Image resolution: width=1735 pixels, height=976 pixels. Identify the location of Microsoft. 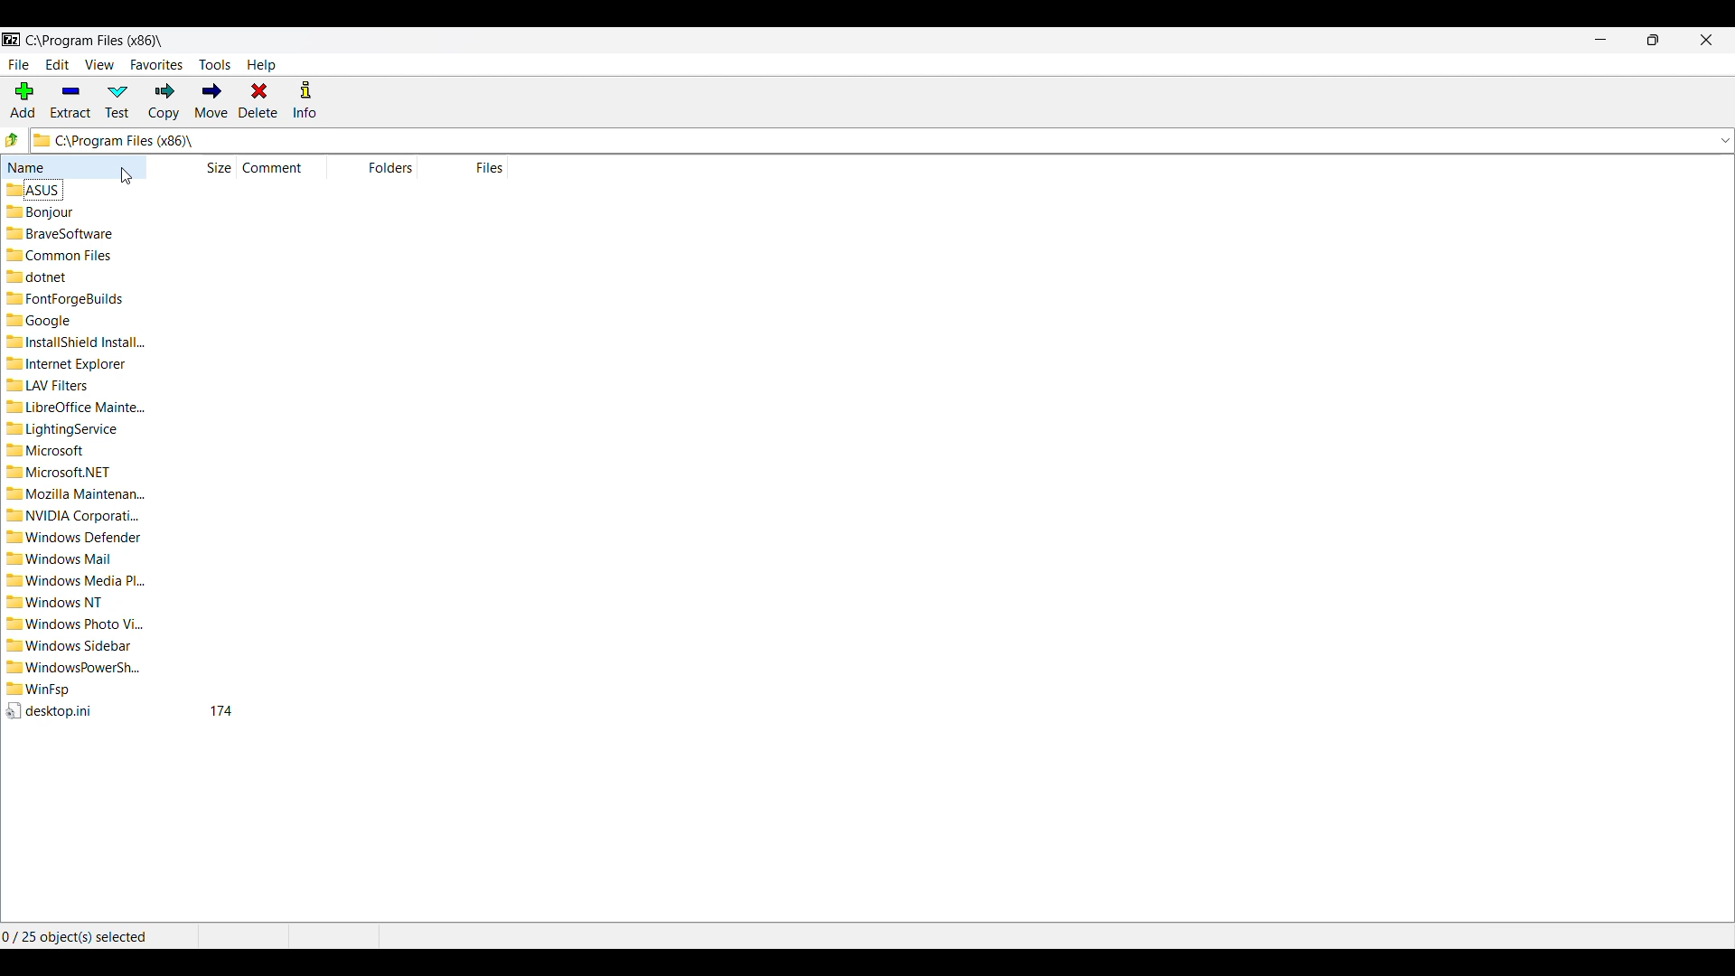
(56, 451).